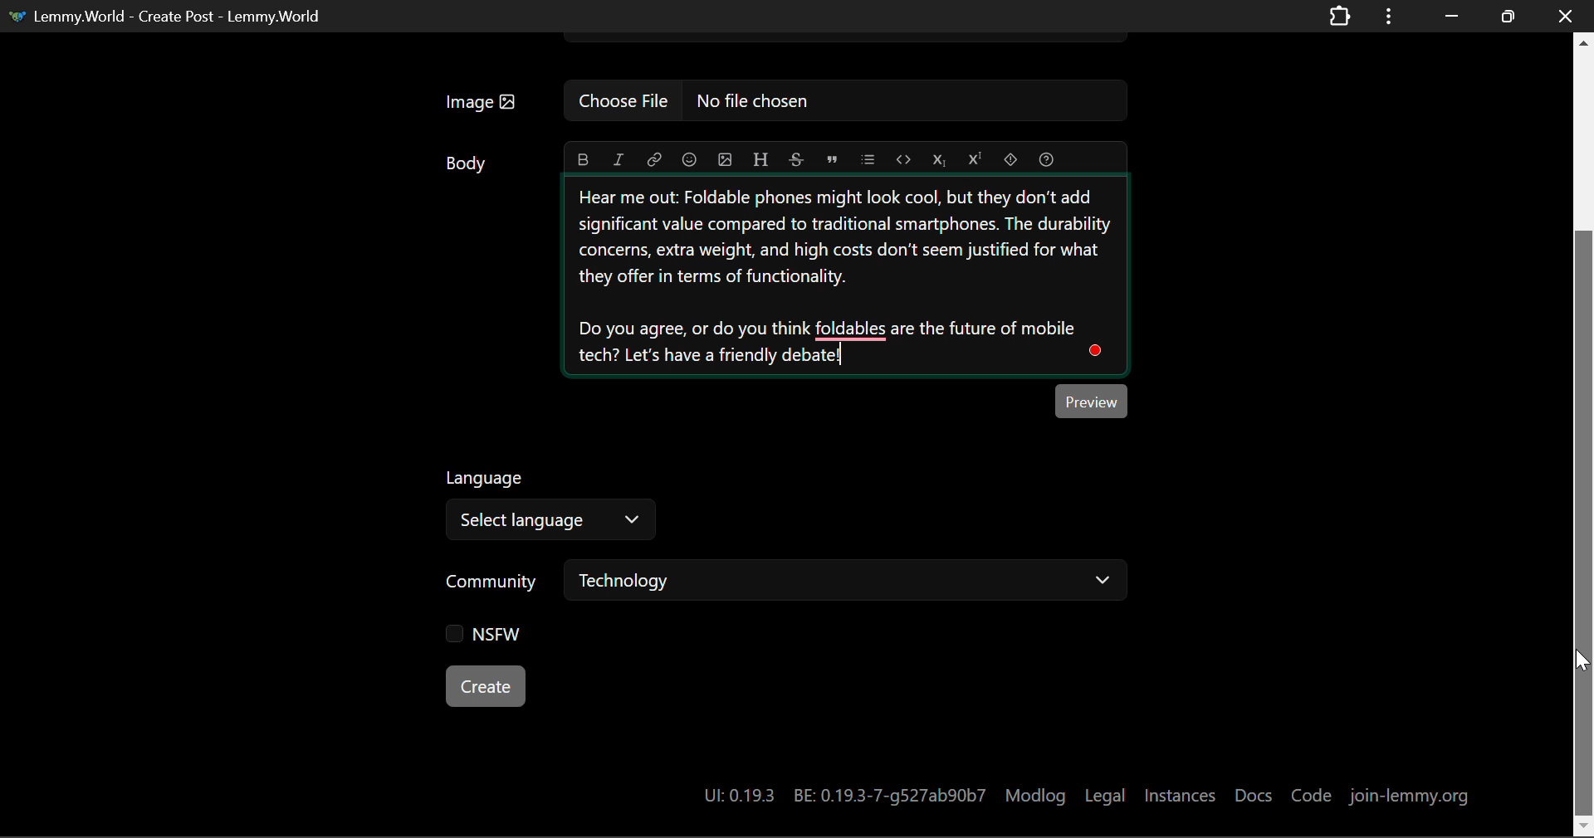 The width and height of the screenshot is (1594, 838). Describe the element at coordinates (1409, 792) in the screenshot. I see `join-lemmy.org` at that location.